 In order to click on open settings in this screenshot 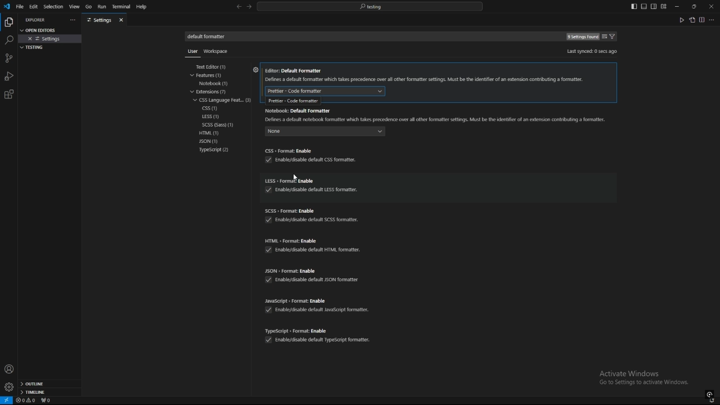, I will do `click(42, 29)`.